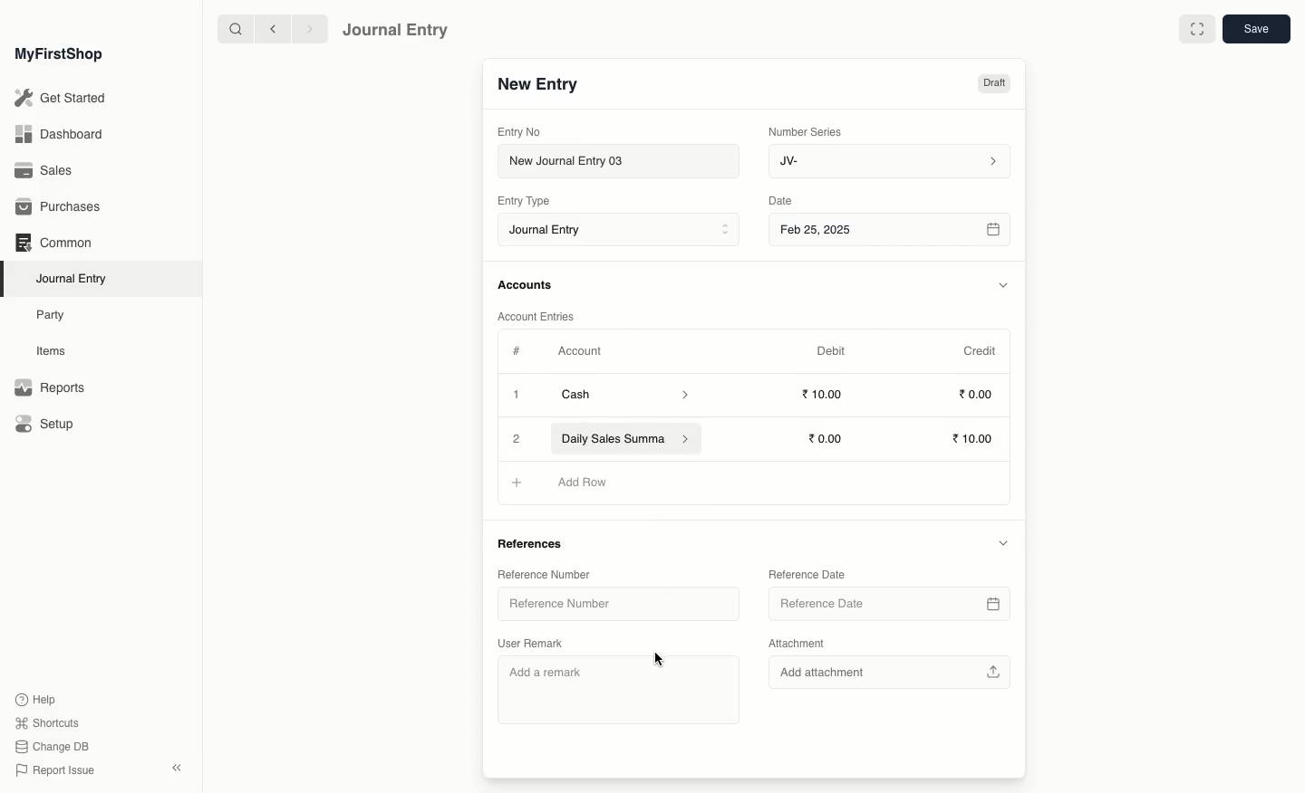  Describe the element at coordinates (518, 396) in the screenshot. I see `1` at that location.